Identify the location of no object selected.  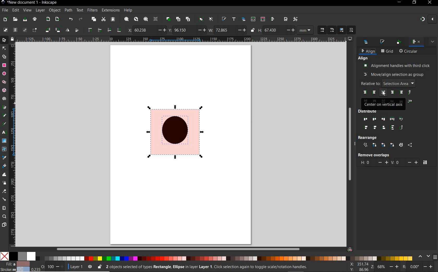
(213, 268).